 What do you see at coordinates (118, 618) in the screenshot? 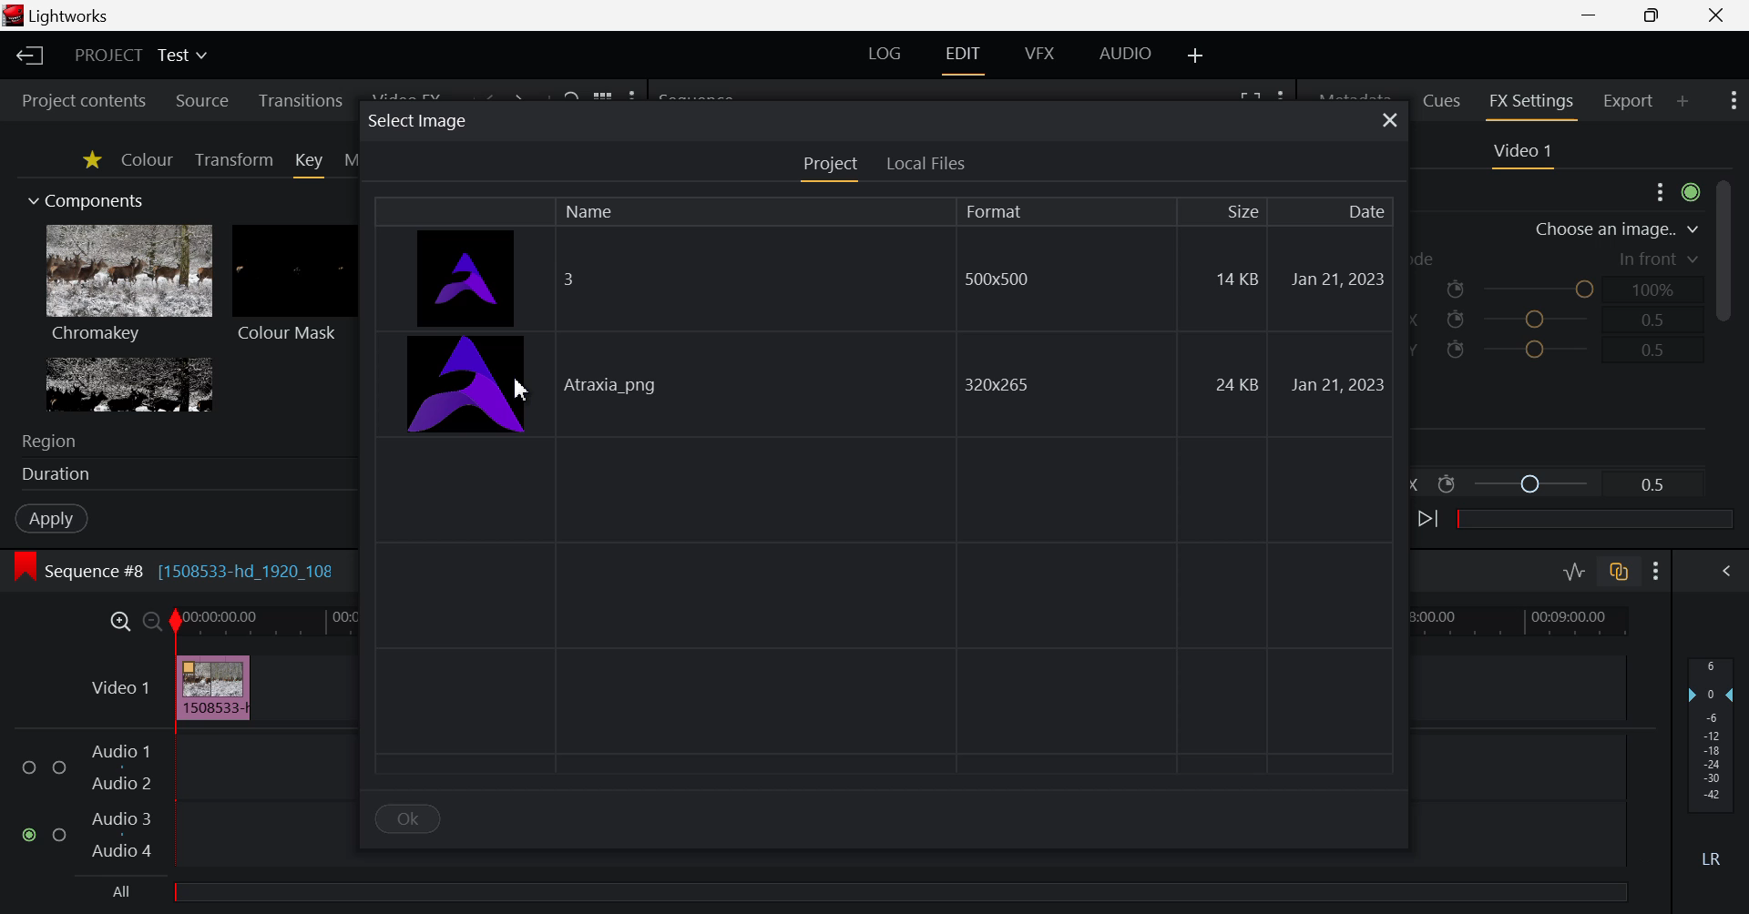
I see `Timeline Zoom In` at bounding box center [118, 618].